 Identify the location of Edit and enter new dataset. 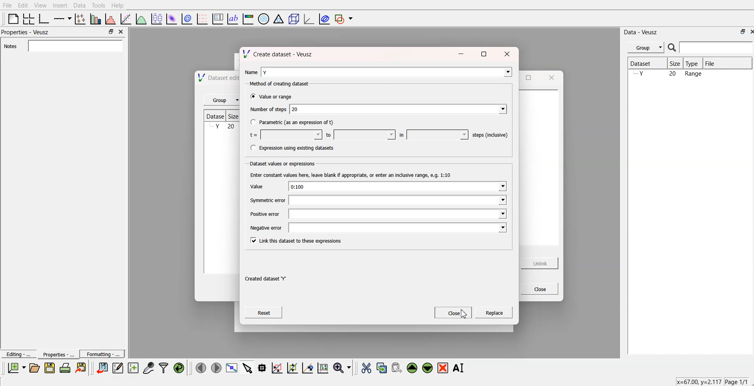
(117, 368).